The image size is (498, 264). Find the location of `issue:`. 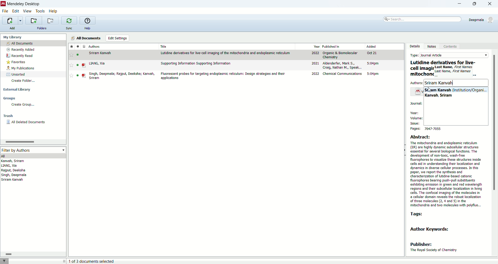

issue: is located at coordinates (420, 123).